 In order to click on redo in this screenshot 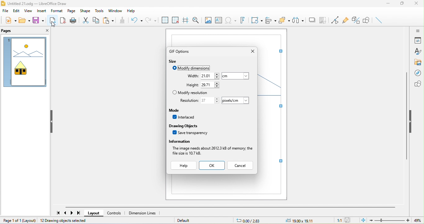, I will do `click(151, 20)`.